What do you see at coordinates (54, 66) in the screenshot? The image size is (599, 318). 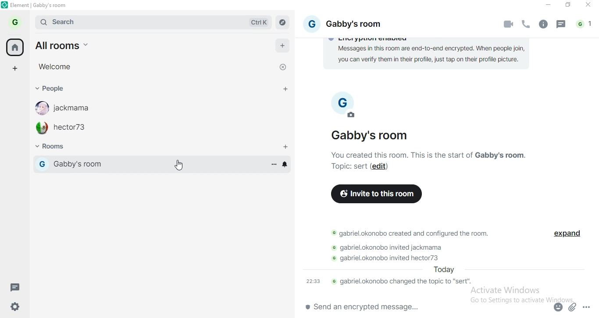 I see `welcome` at bounding box center [54, 66].